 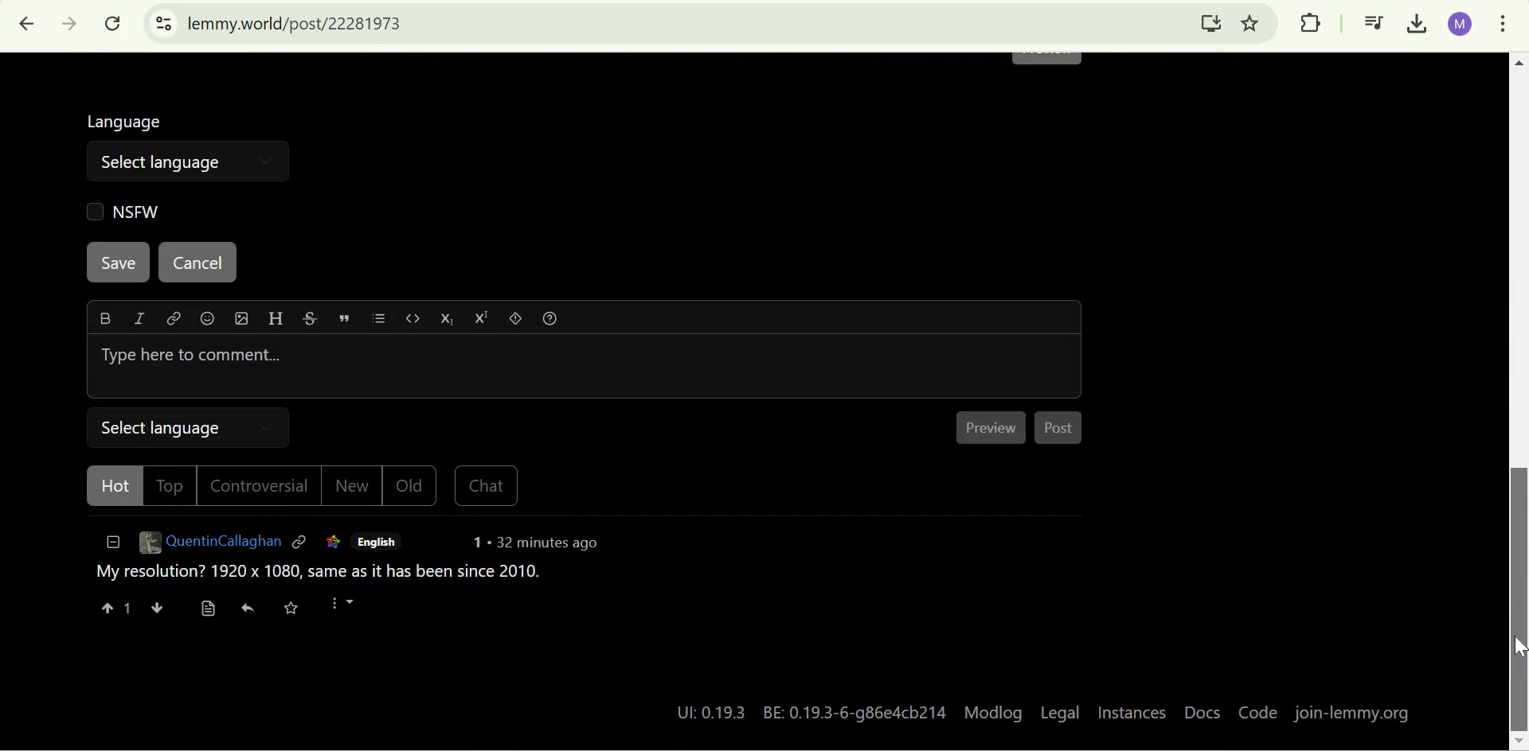 I want to click on upload image, so click(x=240, y=319).